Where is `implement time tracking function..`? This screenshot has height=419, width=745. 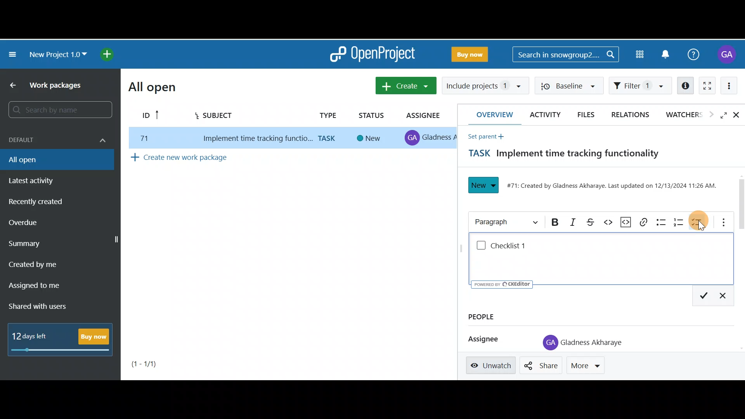
implement time tracking function.. is located at coordinates (253, 139).